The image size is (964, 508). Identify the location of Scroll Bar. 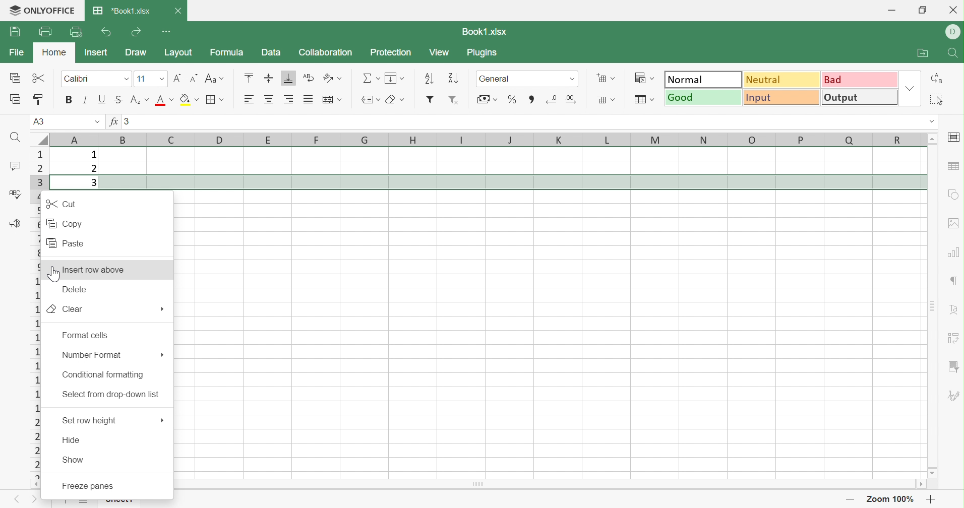
(933, 306).